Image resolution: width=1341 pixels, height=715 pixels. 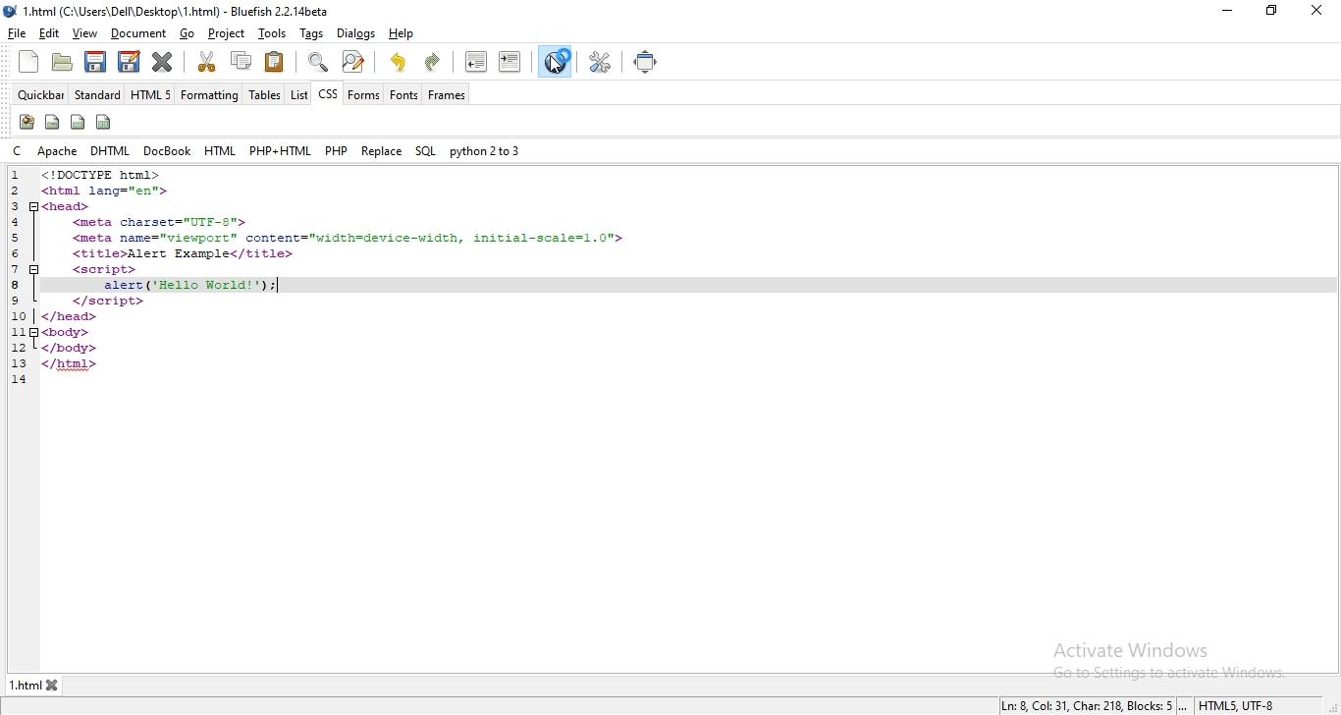 I want to click on edit, so click(x=131, y=62).